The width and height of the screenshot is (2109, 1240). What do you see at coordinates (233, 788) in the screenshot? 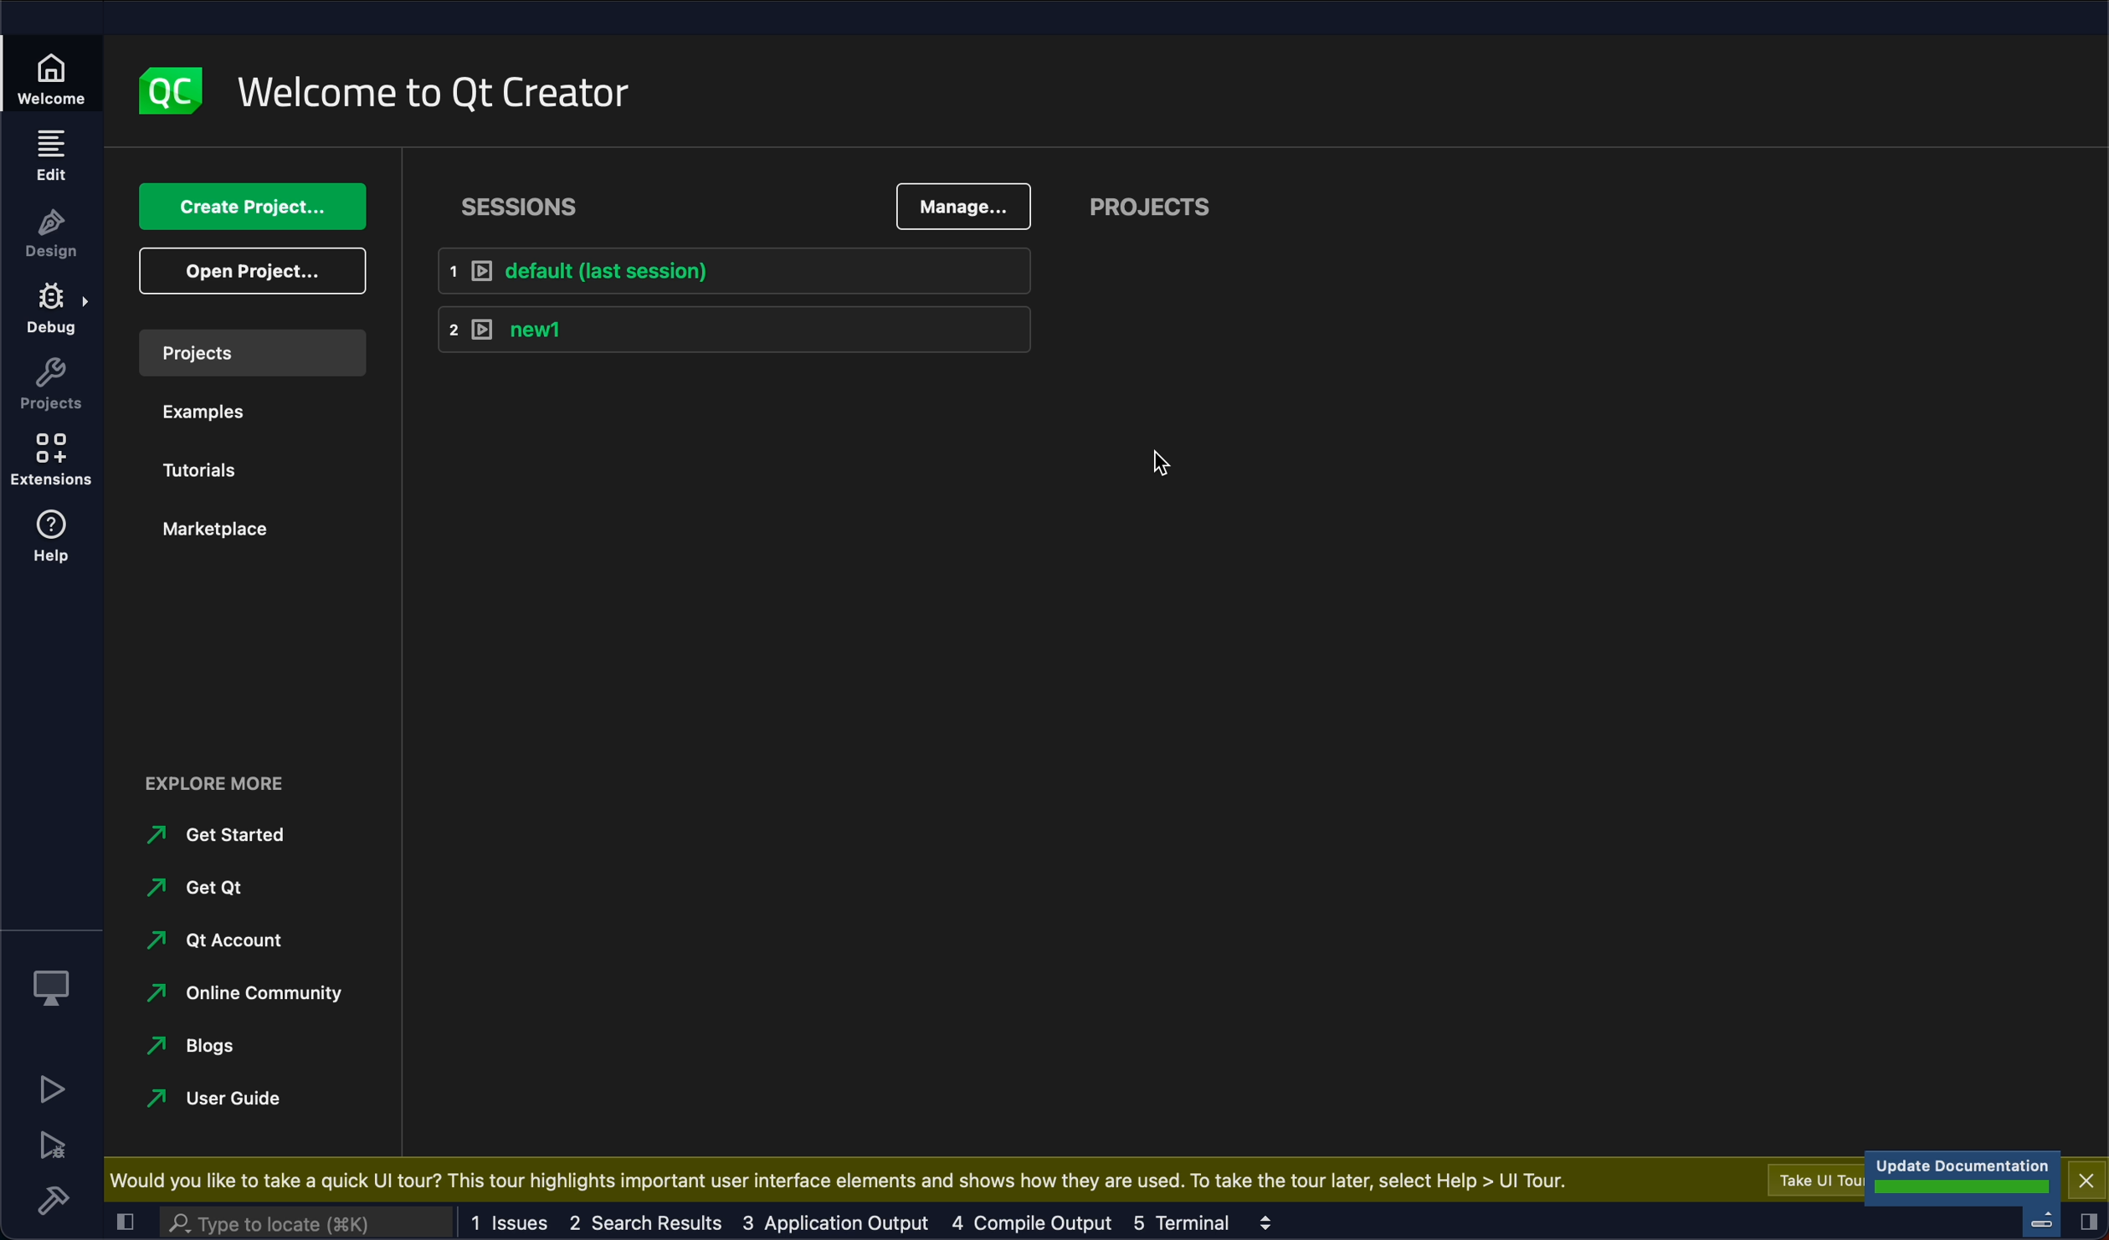
I see `explore more ` at bounding box center [233, 788].